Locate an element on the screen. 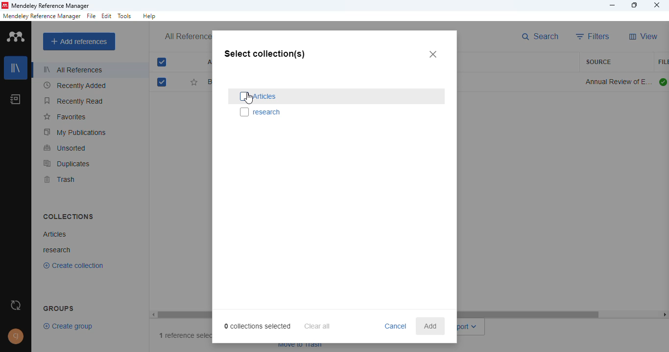 This screenshot has height=352, width=669. select collection(s) is located at coordinates (264, 53).